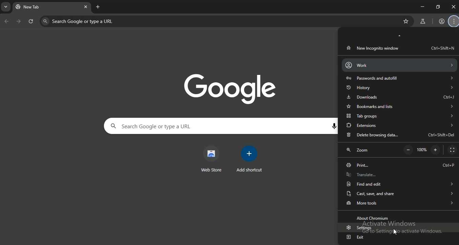 The image size is (459, 245). Describe the element at coordinates (86, 6) in the screenshot. I see `close` at that location.